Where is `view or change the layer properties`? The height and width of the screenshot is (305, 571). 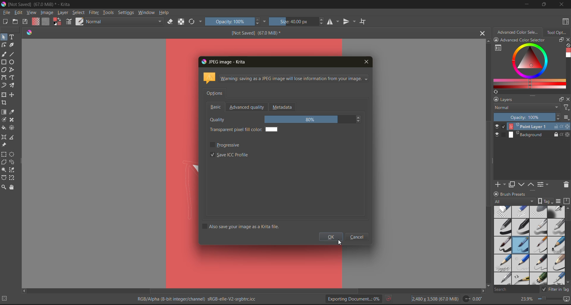
view or change the layer properties is located at coordinates (543, 184).